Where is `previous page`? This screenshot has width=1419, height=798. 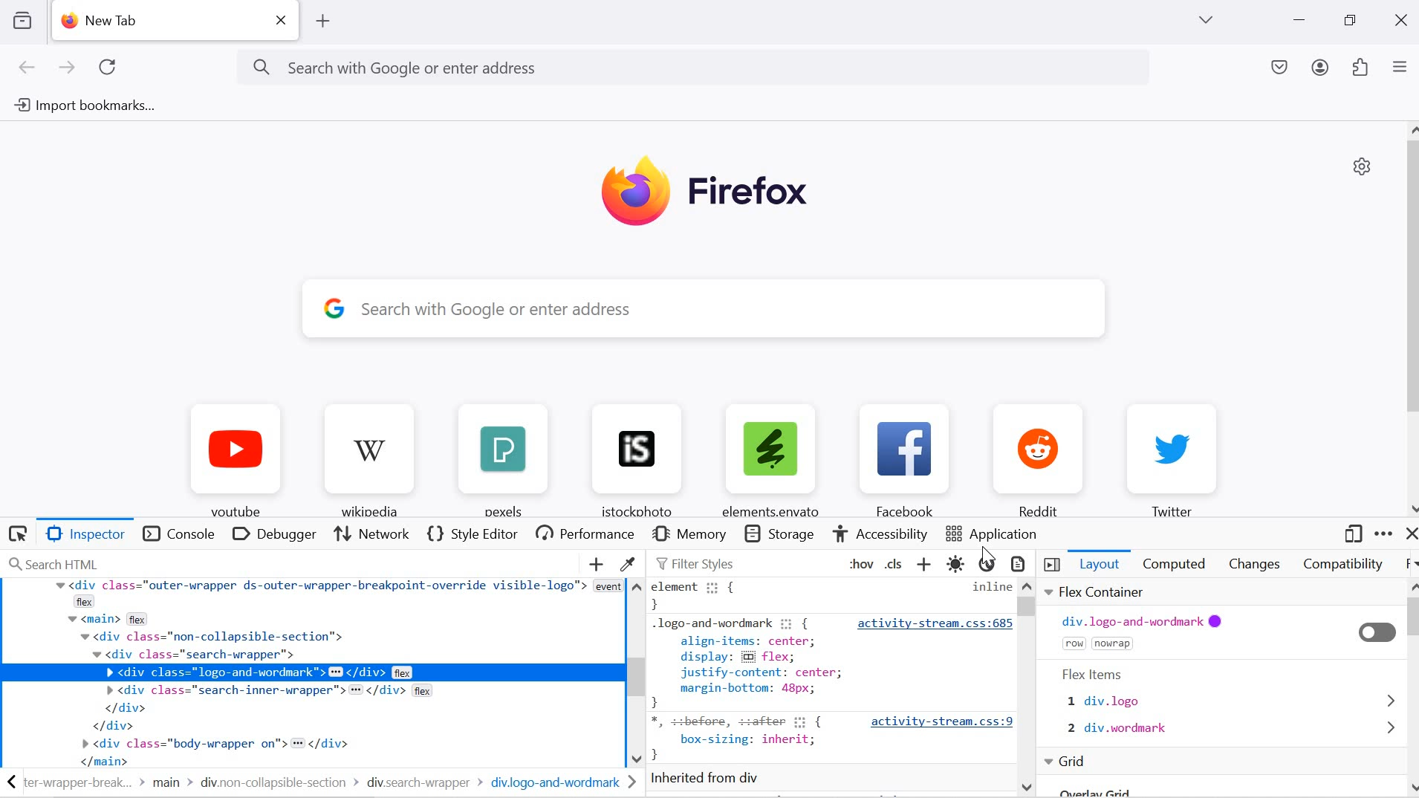 previous page is located at coordinates (29, 69).